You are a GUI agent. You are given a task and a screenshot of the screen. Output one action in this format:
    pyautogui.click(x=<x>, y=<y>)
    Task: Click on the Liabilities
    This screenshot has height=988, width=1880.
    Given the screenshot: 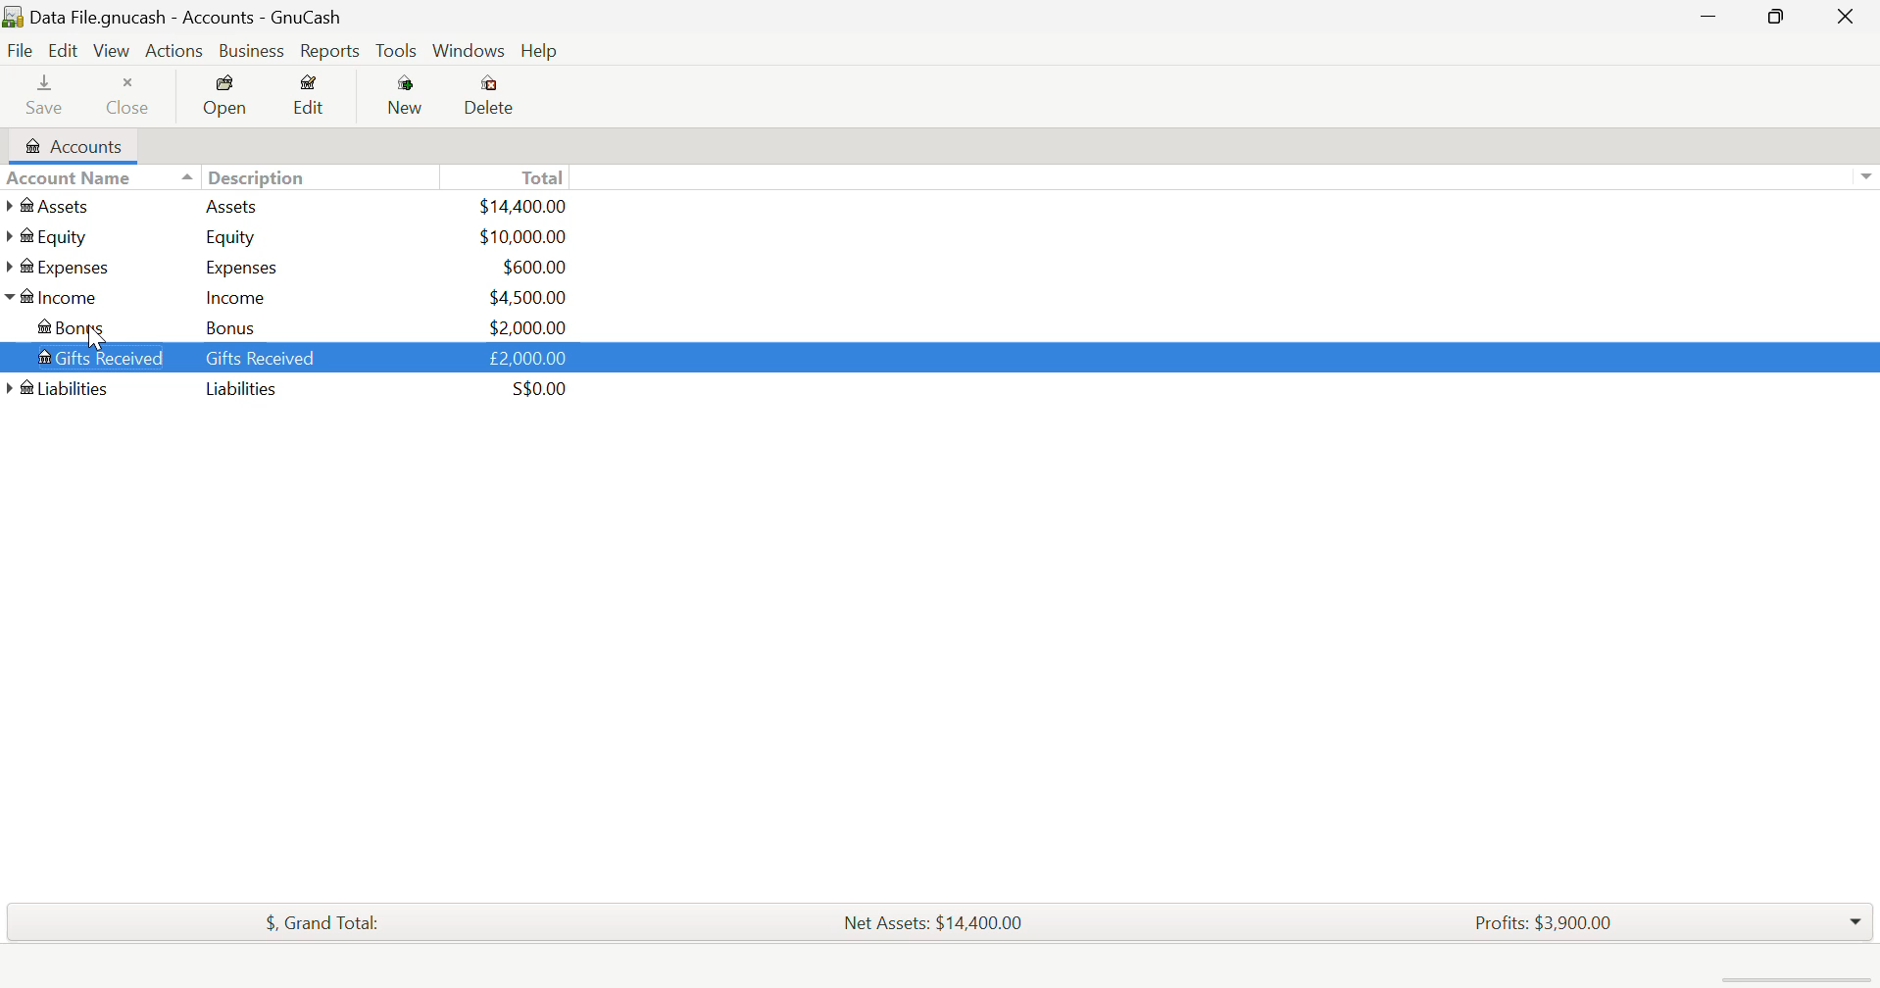 What is the action you would take?
    pyautogui.click(x=243, y=390)
    